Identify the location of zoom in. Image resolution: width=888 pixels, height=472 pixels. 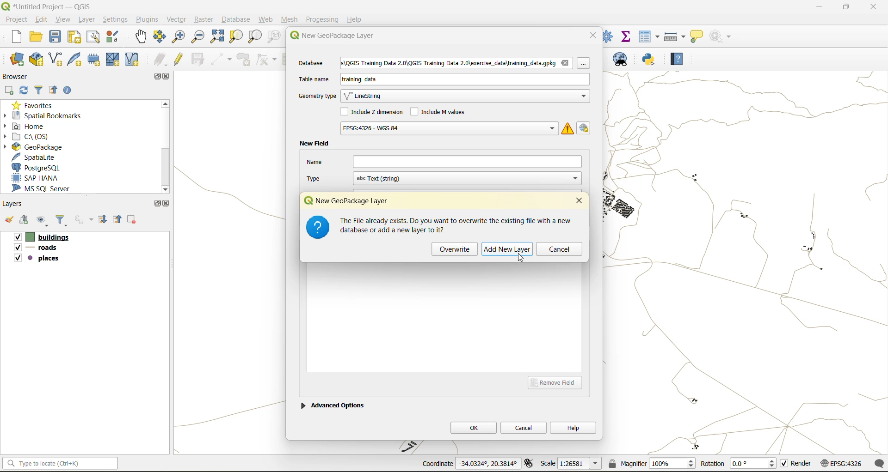
(178, 36).